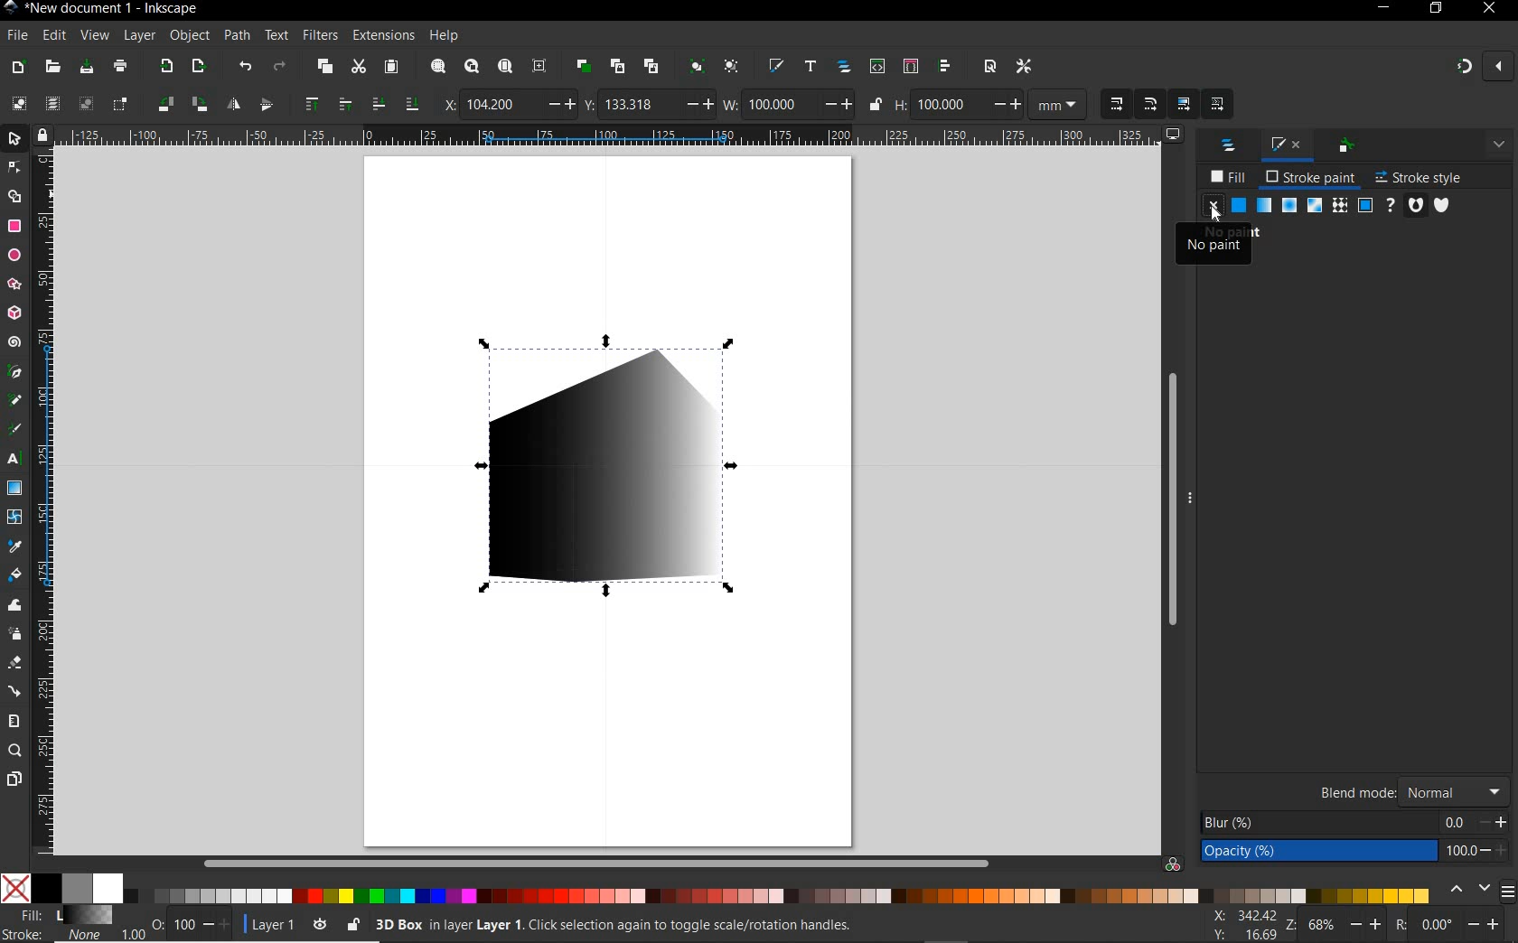 The width and height of the screenshot is (1518, 943). What do you see at coordinates (266, 105) in the screenshot?
I see `OBJECT FLIP` at bounding box center [266, 105].